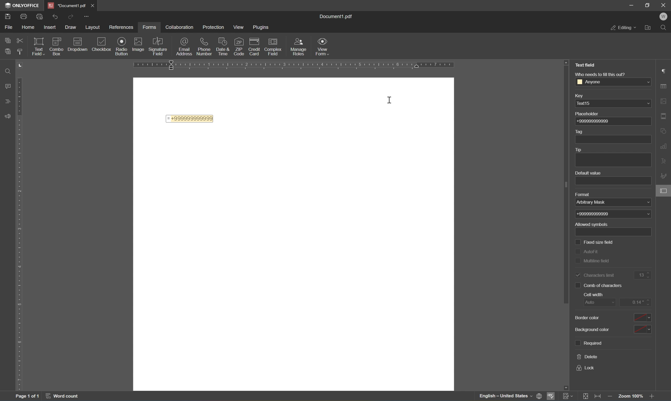  What do you see at coordinates (664, 176) in the screenshot?
I see `signature settings` at bounding box center [664, 176].